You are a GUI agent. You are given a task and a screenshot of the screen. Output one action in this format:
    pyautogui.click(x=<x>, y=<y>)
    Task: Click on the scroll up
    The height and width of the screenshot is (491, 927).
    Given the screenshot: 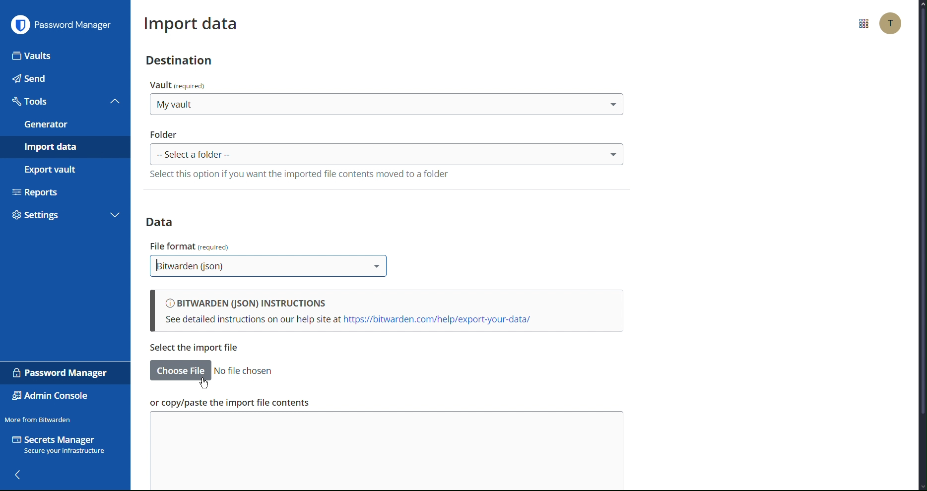 What is the action you would take?
    pyautogui.click(x=921, y=3)
    